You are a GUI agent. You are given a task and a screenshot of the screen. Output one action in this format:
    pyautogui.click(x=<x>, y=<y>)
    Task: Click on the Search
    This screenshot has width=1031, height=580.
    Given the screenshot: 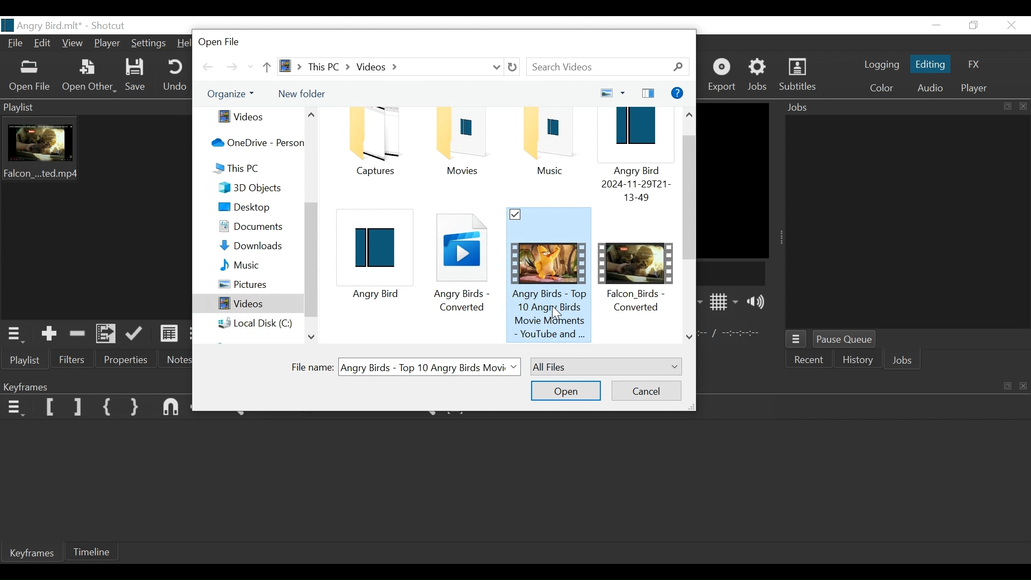 What is the action you would take?
    pyautogui.click(x=609, y=68)
    